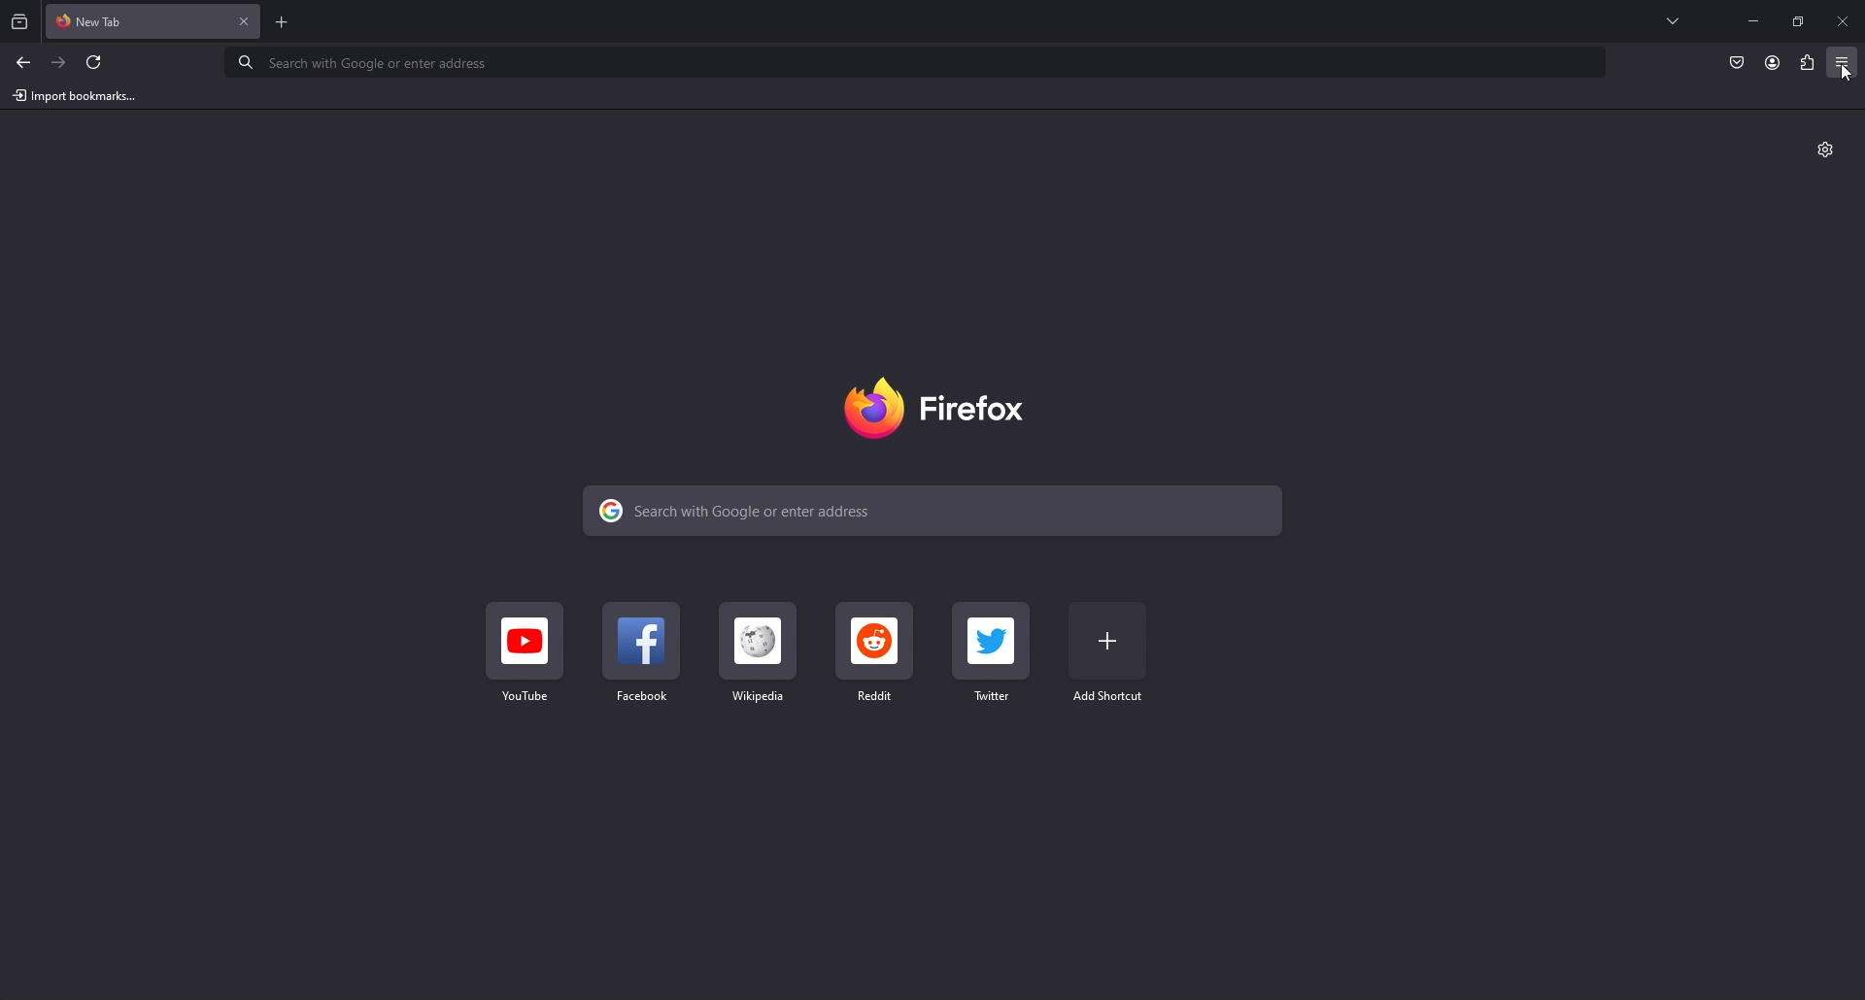 Image resolution: width=1865 pixels, height=1000 pixels. Describe the element at coordinates (246, 22) in the screenshot. I see `close tab` at that location.